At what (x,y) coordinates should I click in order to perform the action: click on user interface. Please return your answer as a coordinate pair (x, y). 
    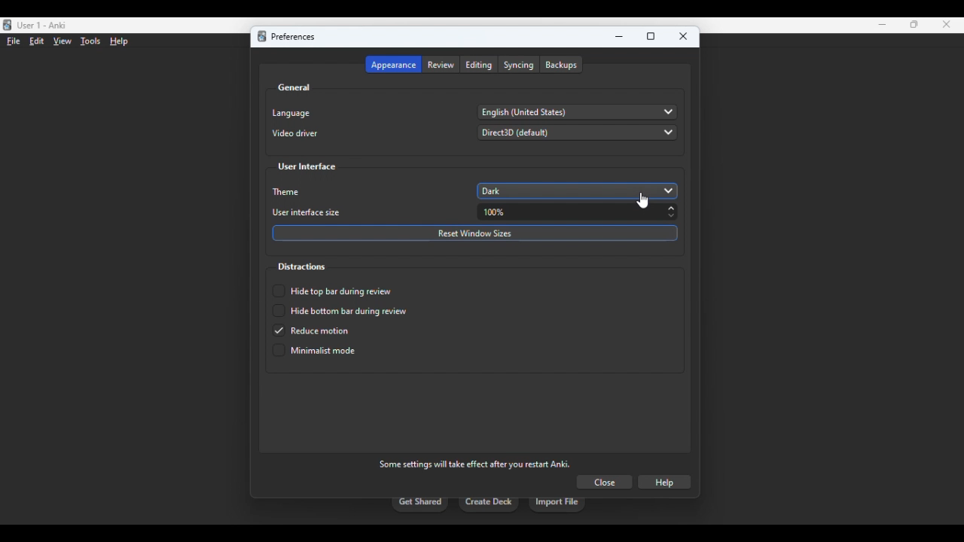
    Looking at the image, I should click on (307, 167).